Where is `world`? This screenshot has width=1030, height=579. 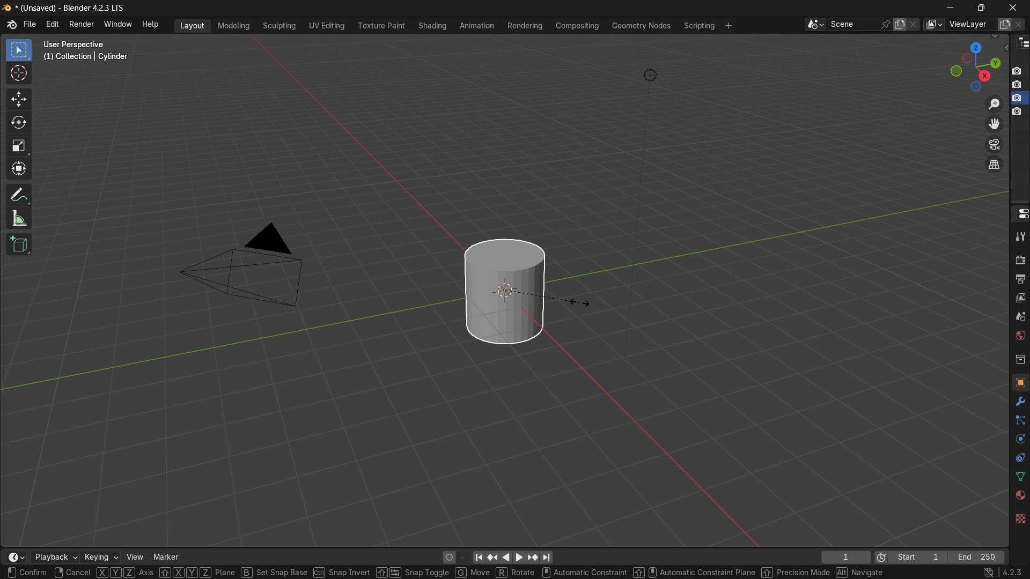 world is located at coordinates (1020, 336).